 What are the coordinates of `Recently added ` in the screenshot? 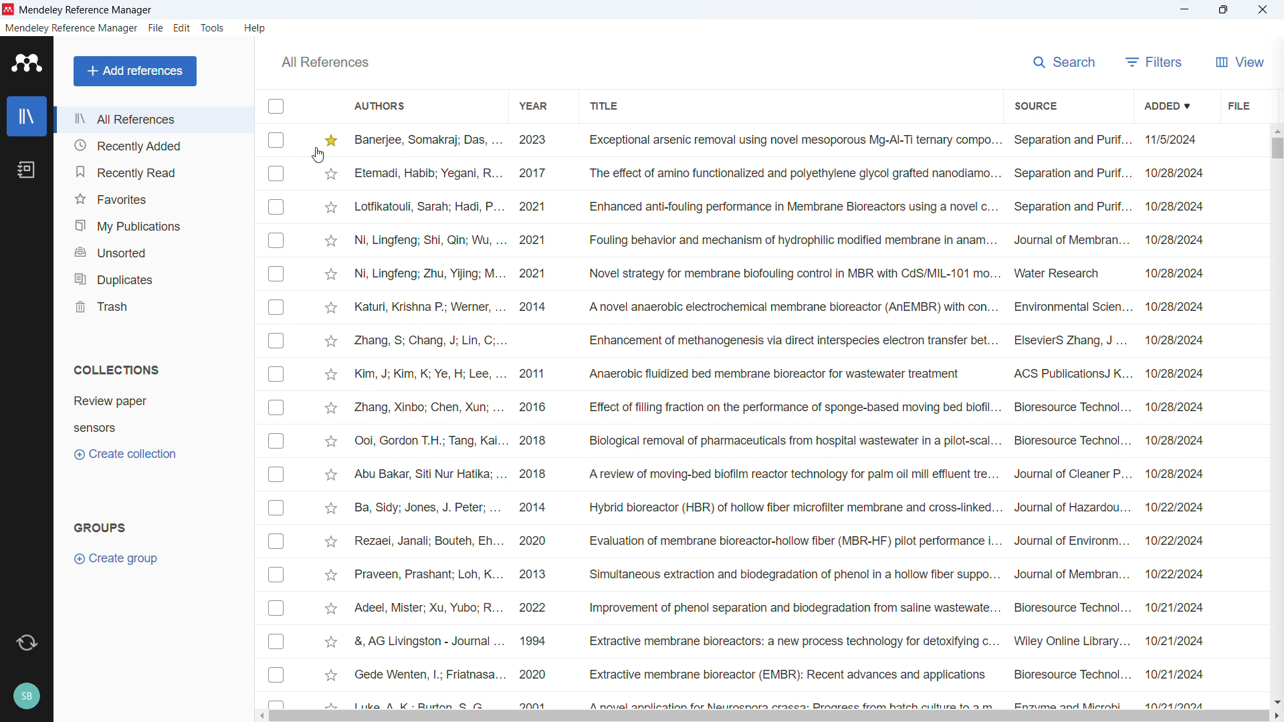 It's located at (154, 145).